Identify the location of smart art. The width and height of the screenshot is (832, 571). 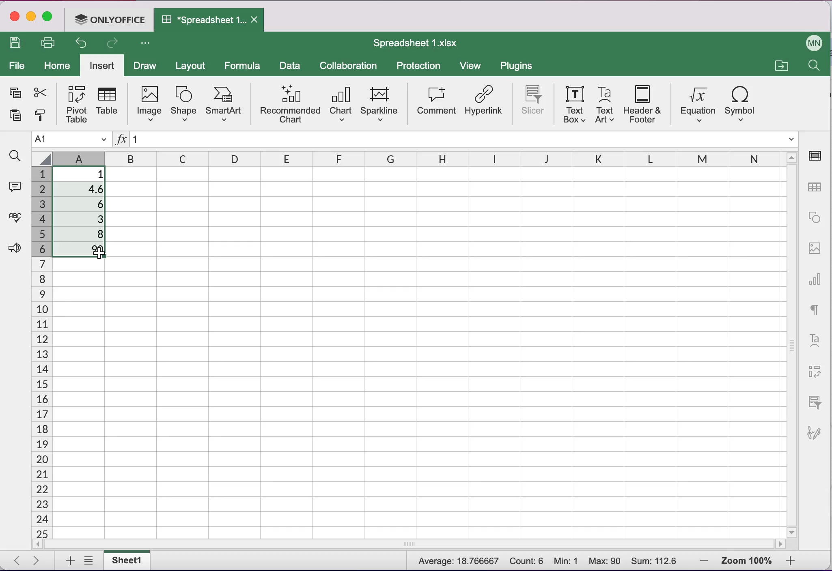
(225, 103).